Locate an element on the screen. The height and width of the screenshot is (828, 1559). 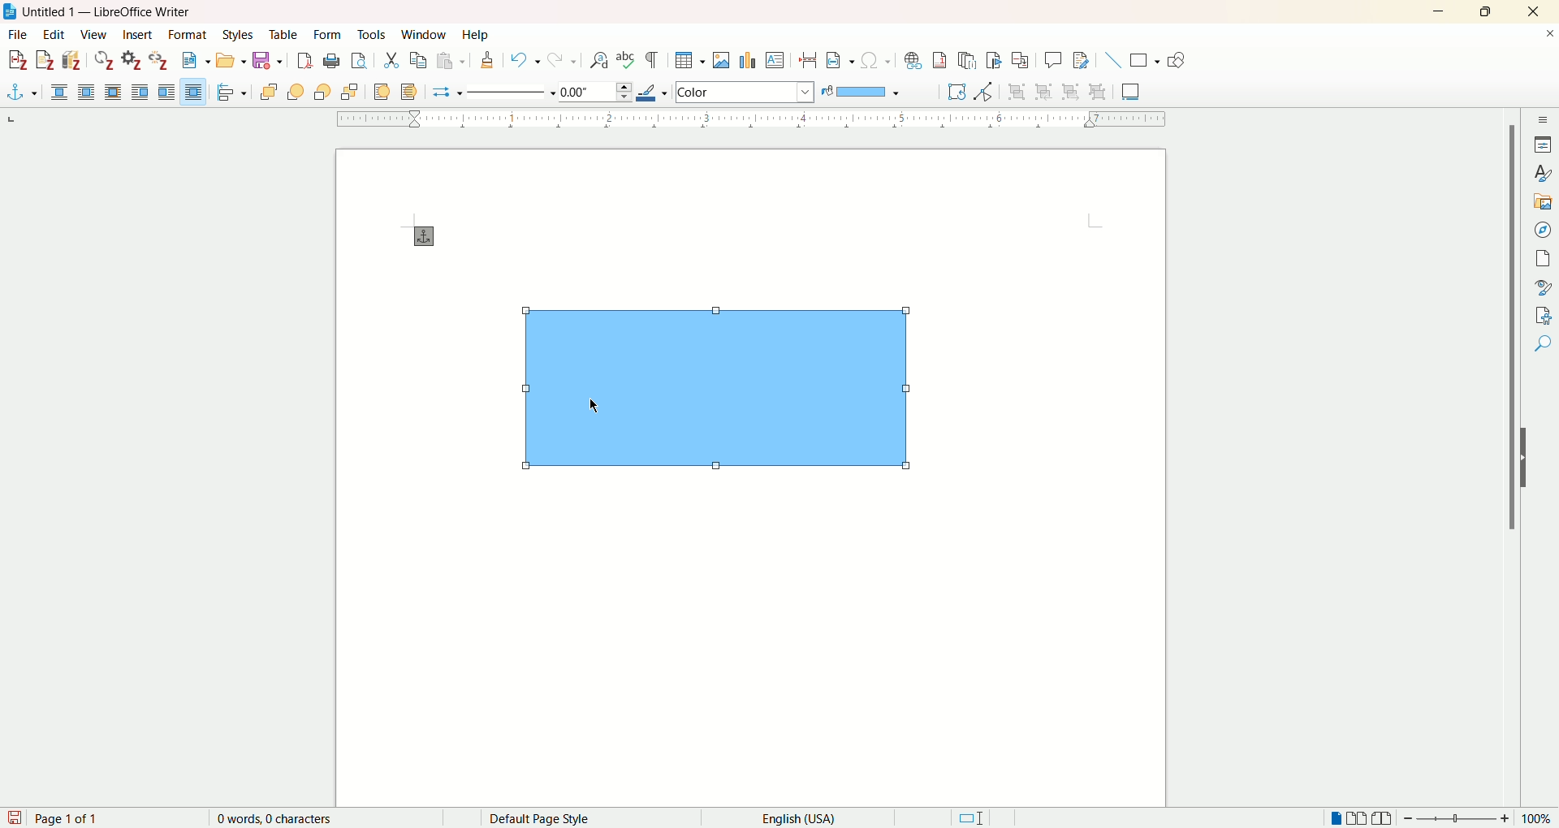
application icon is located at coordinates (10, 10).